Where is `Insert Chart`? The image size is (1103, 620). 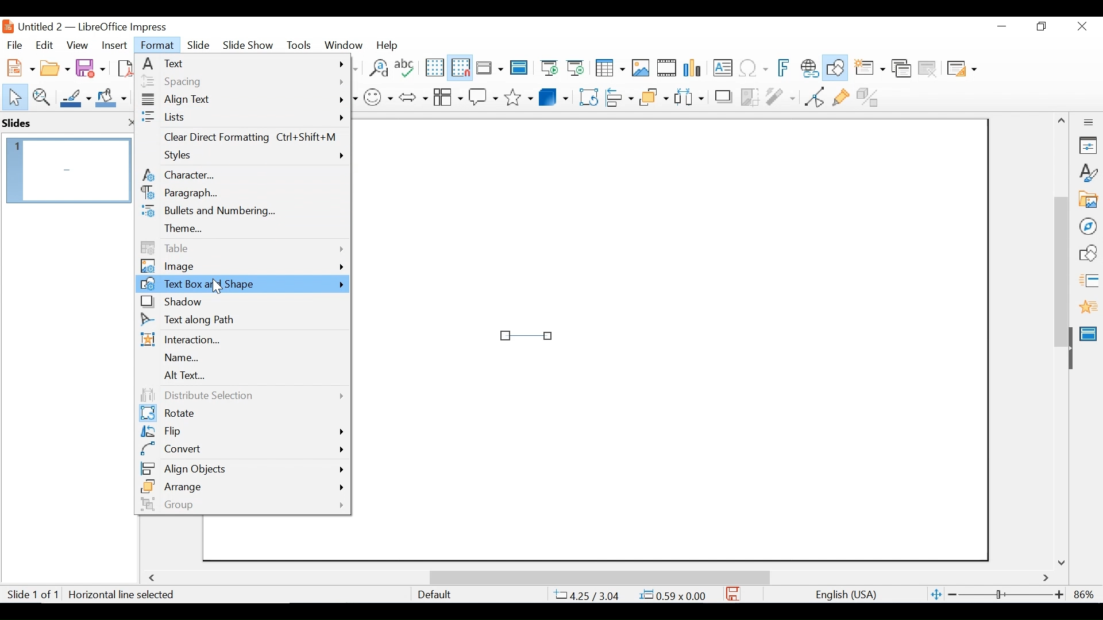 Insert Chart is located at coordinates (694, 69).